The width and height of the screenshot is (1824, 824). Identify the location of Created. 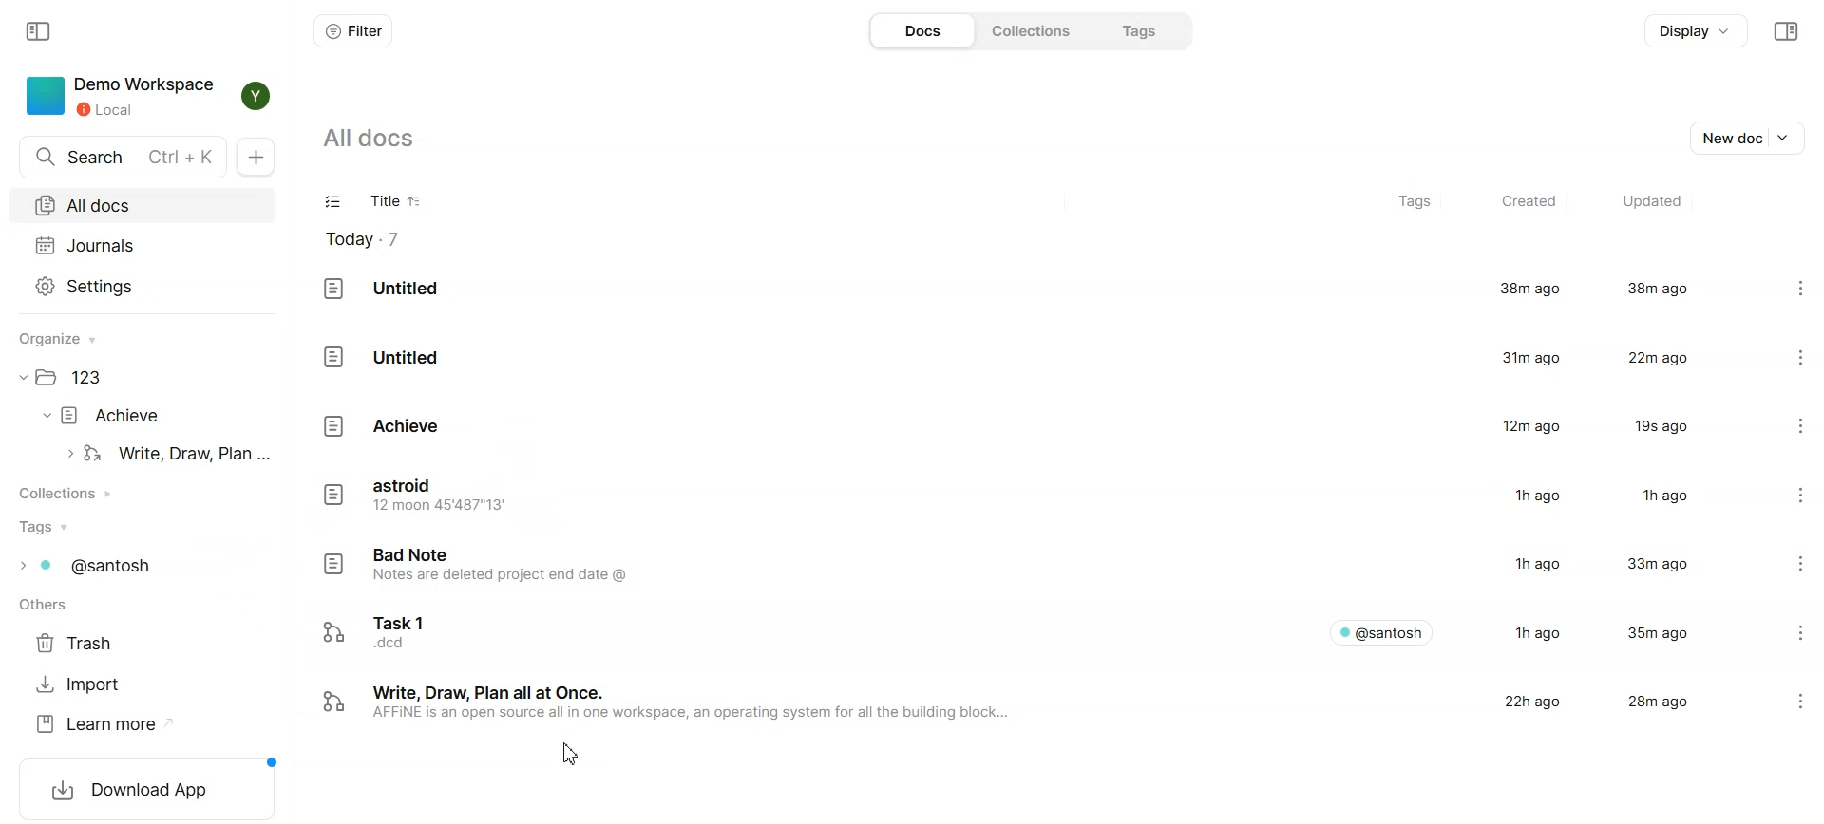
(1527, 202).